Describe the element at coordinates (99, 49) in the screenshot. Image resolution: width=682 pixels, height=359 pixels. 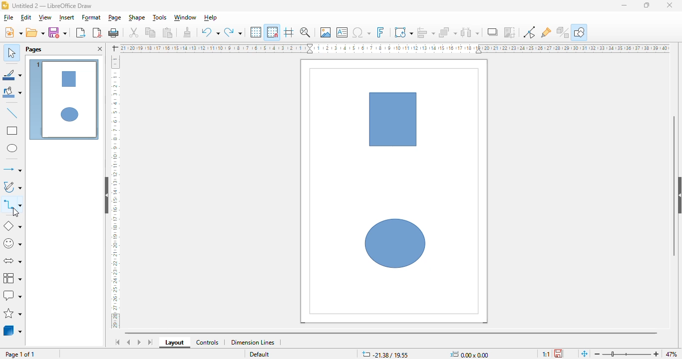
I see `close pane` at that location.